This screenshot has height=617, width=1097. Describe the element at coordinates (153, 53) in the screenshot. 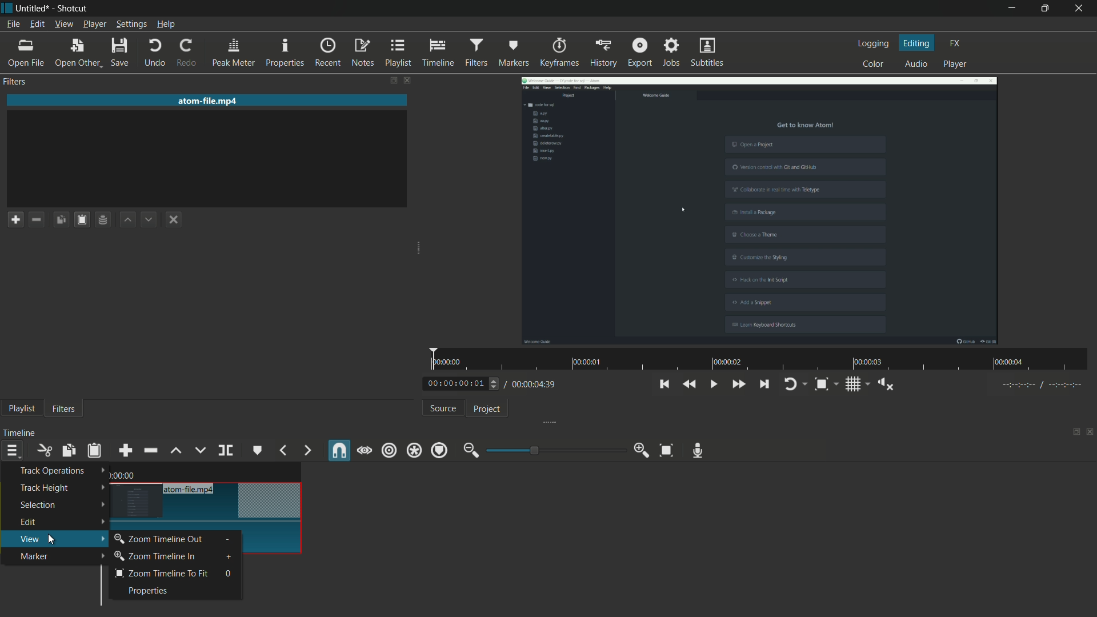

I see `undo` at that location.